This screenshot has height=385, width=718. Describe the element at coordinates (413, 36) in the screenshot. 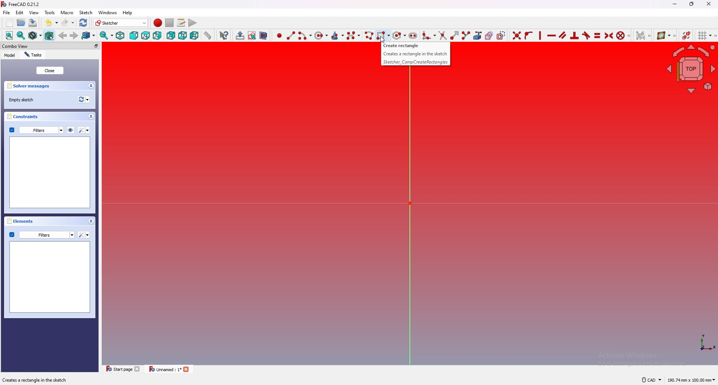

I see `create slot` at that location.